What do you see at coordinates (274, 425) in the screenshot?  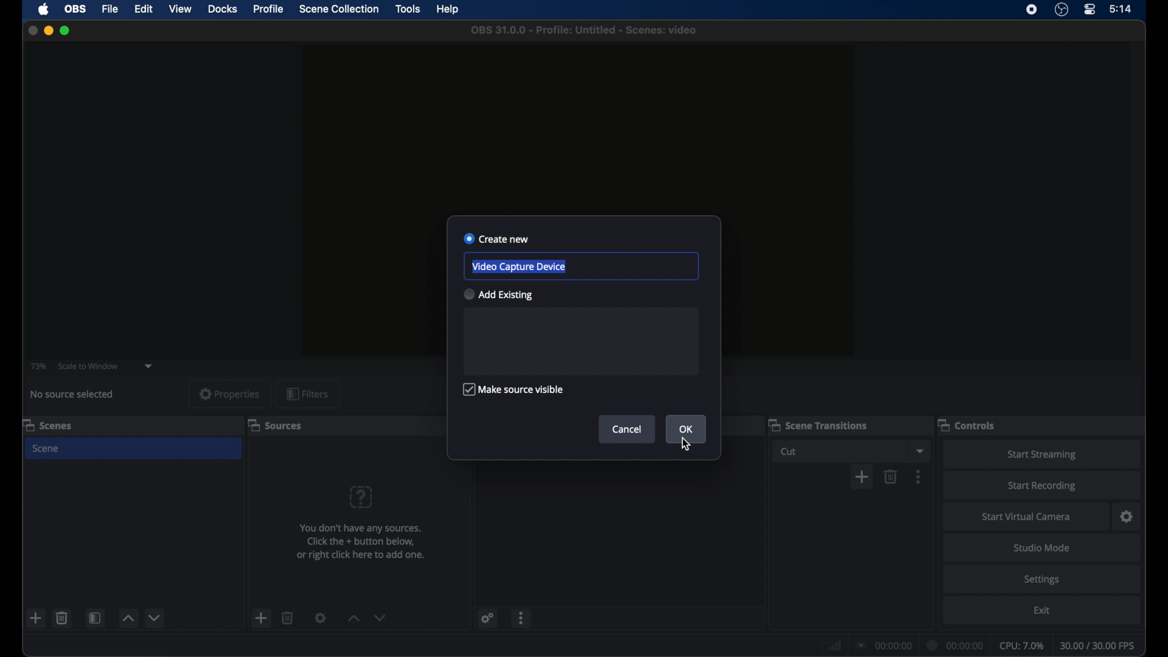 I see `sources` at bounding box center [274, 425].